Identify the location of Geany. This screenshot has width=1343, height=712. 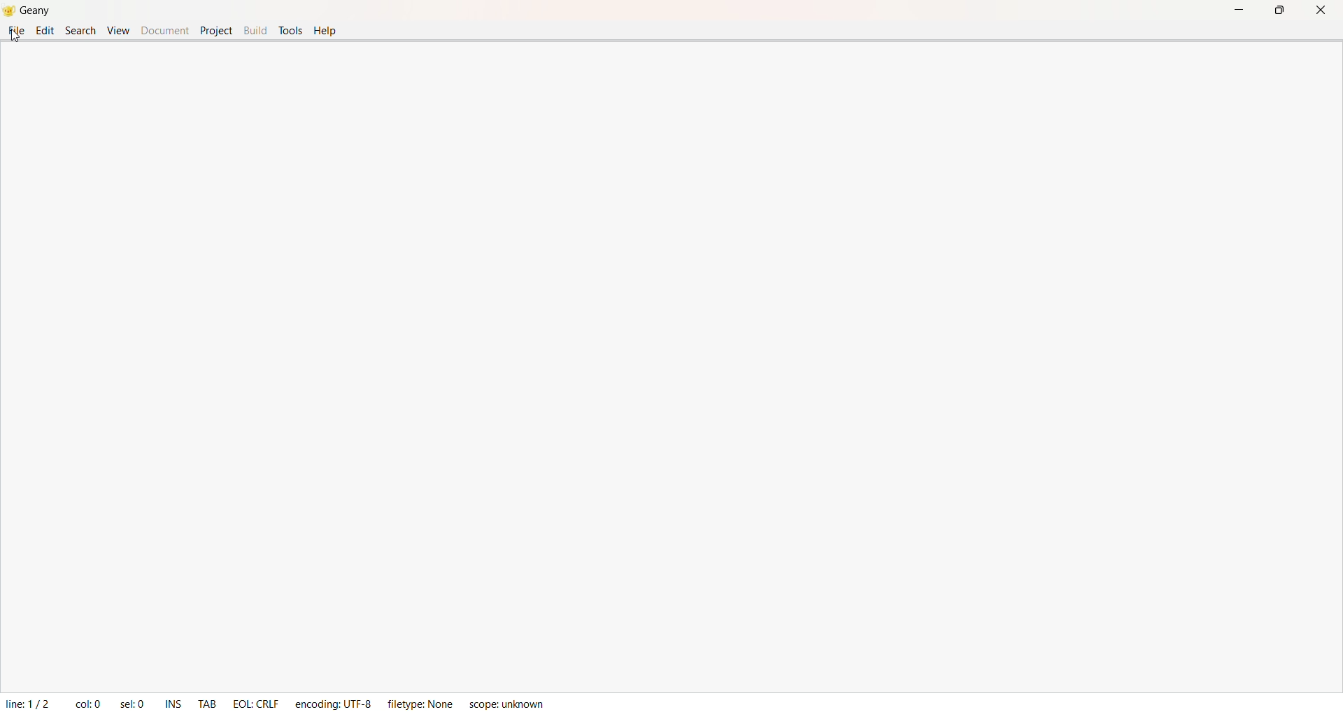
(39, 11).